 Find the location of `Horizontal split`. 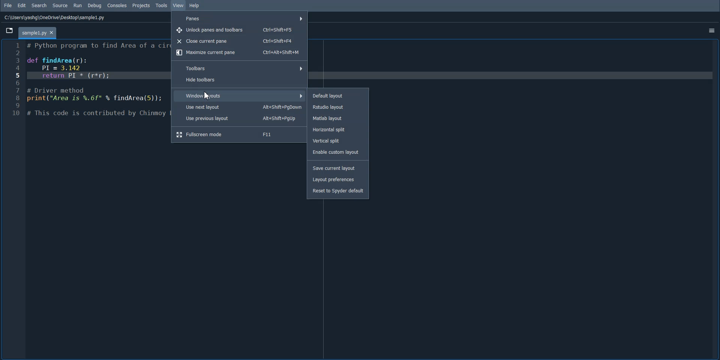

Horizontal split is located at coordinates (337, 130).